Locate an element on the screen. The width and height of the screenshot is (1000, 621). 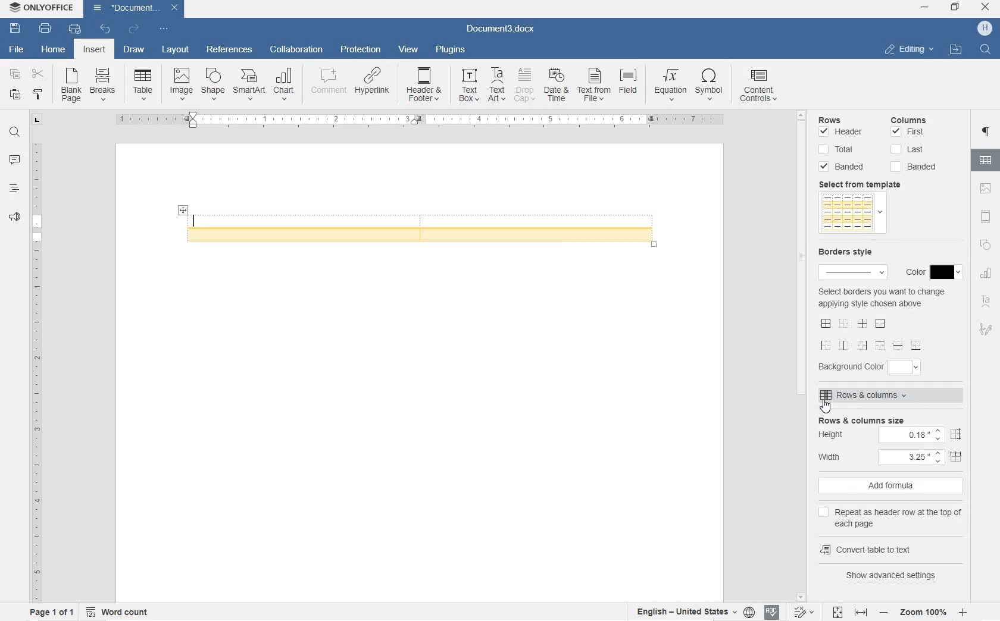
Equation is located at coordinates (670, 84).